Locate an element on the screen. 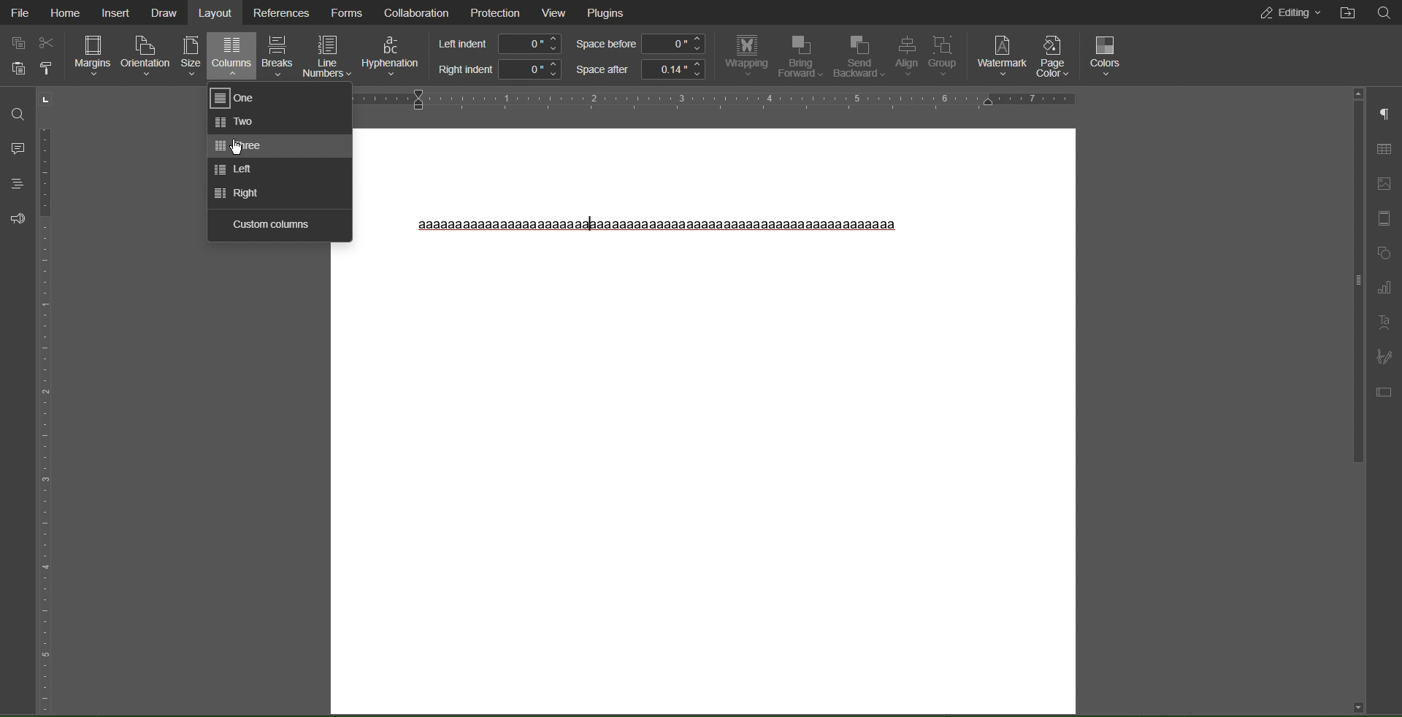  Breaks is located at coordinates (277, 57).